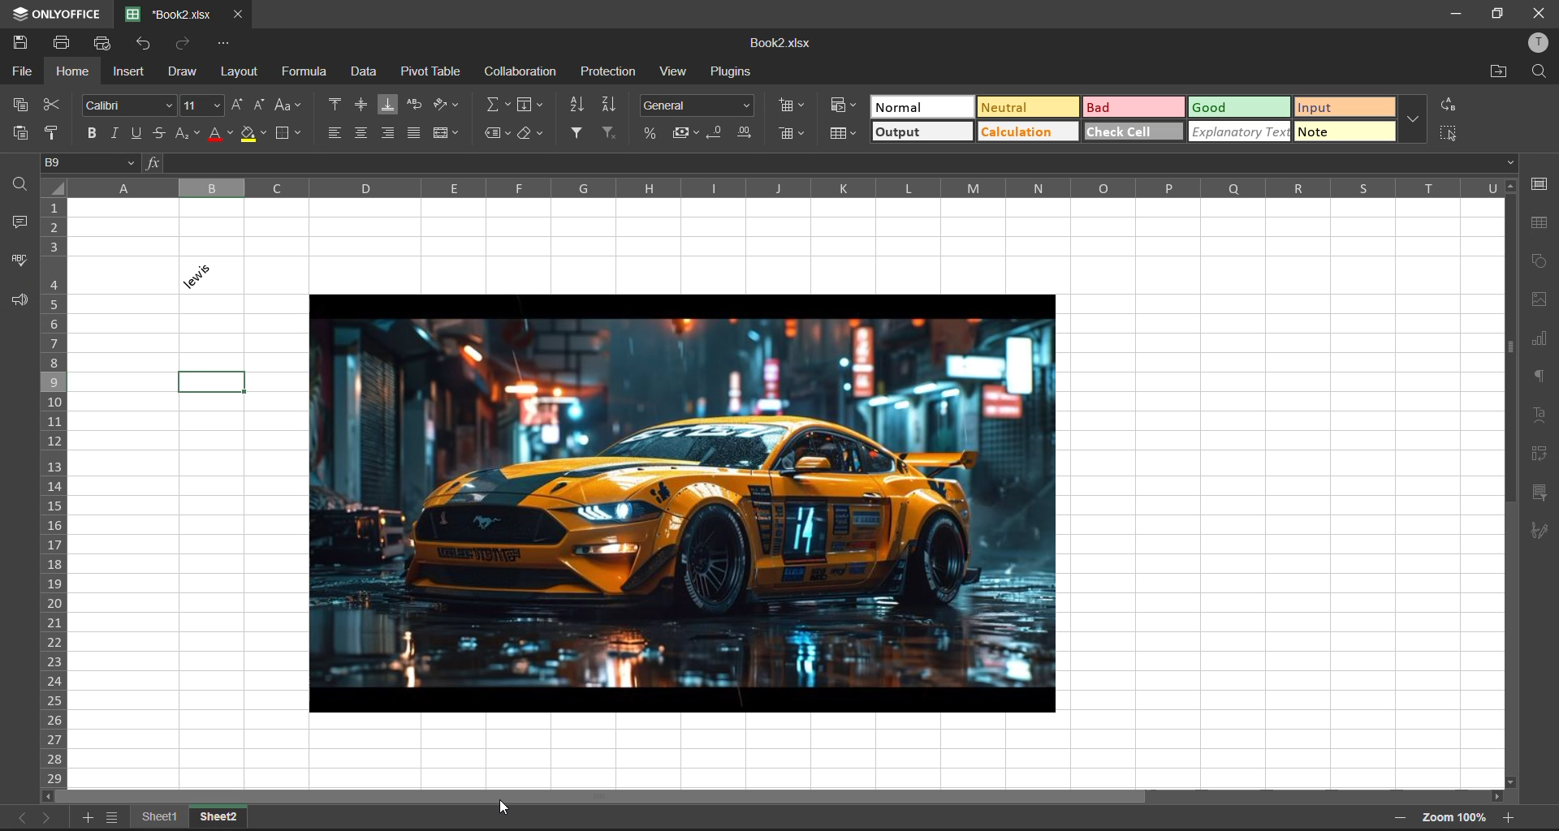  Describe the element at coordinates (1543, 262) in the screenshot. I see `shapes` at that location.